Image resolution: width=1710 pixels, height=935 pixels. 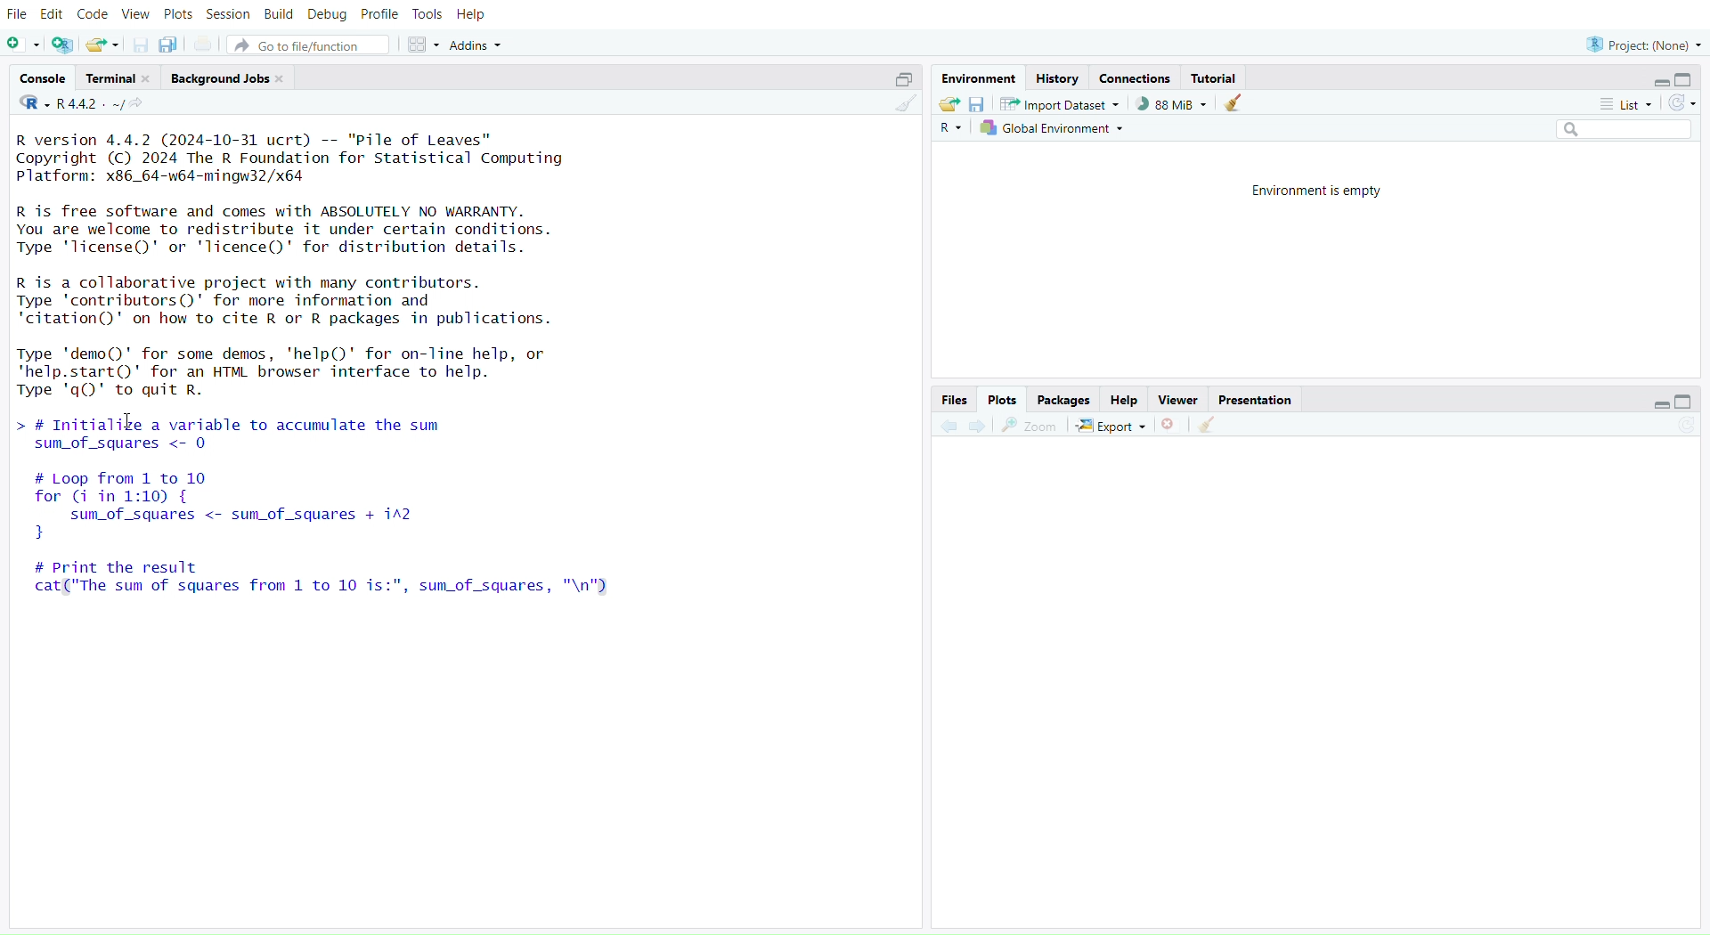 What do you see at coordinates (1172, 425) in the screenshot?
I see `remove current plot` at bounding box center [1172, 425].